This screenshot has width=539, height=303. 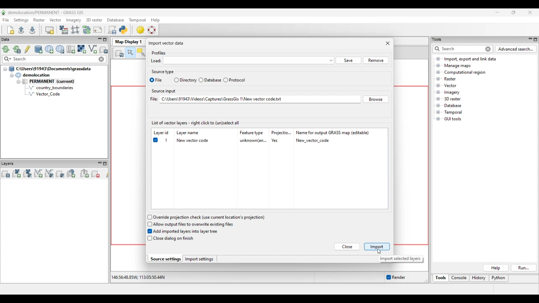 What do you see at coordinates (396, 277) in the screenshot?
I see `Enable/Disable auto-rendering` at bounding box center [396, 277].